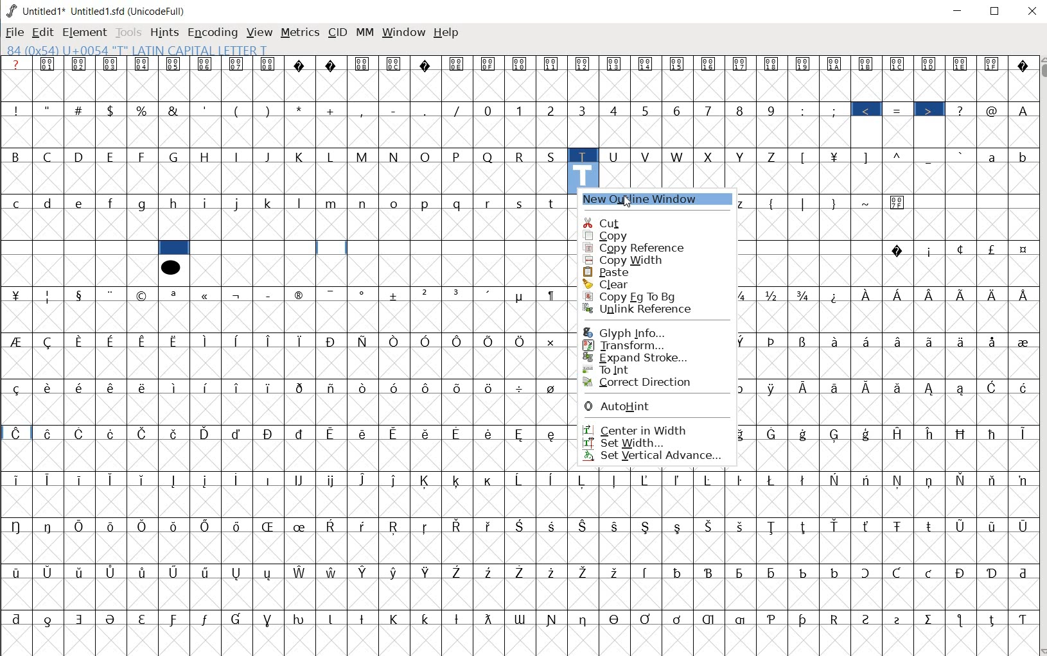 The width and height of the screenshot is (1047, 656). Describe the element at coordinates (427, 572) in the screenshot. I see `Symbol` at that location.